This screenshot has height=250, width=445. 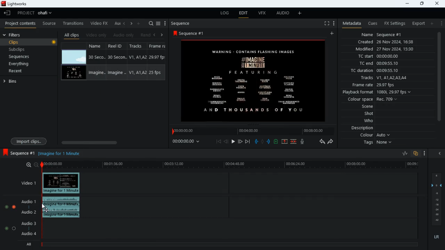 What do you see at coordinates (284, 142) in the screenshot?
I see `up` at bounding box center [284, 142].